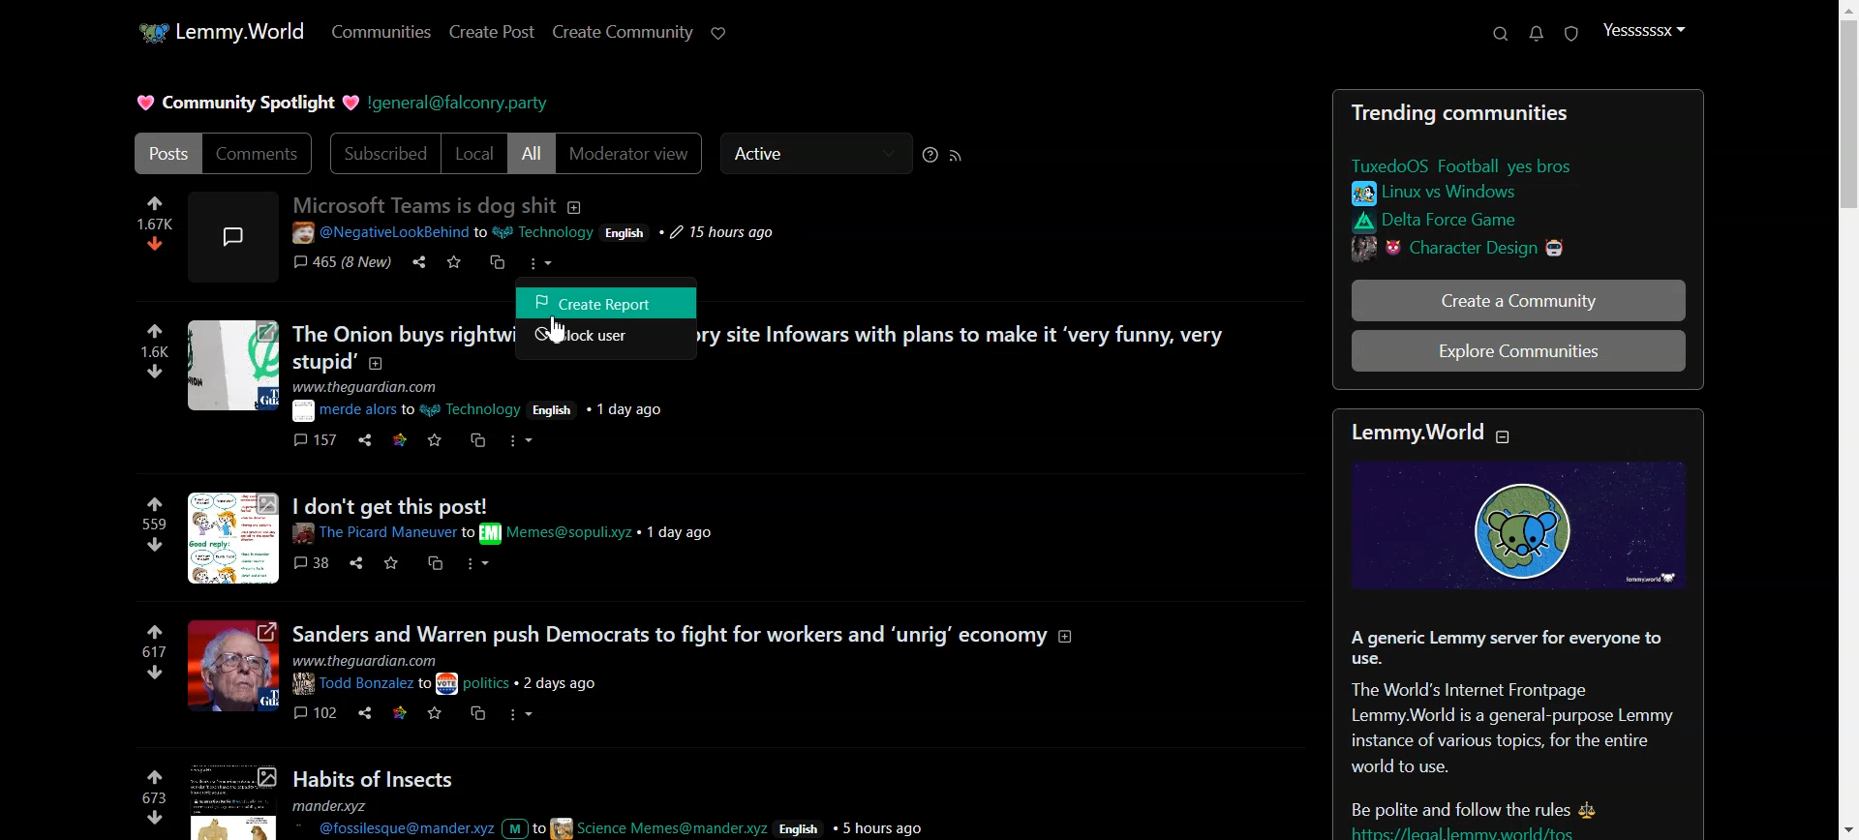  I want to click on cs, so click(476, 713).